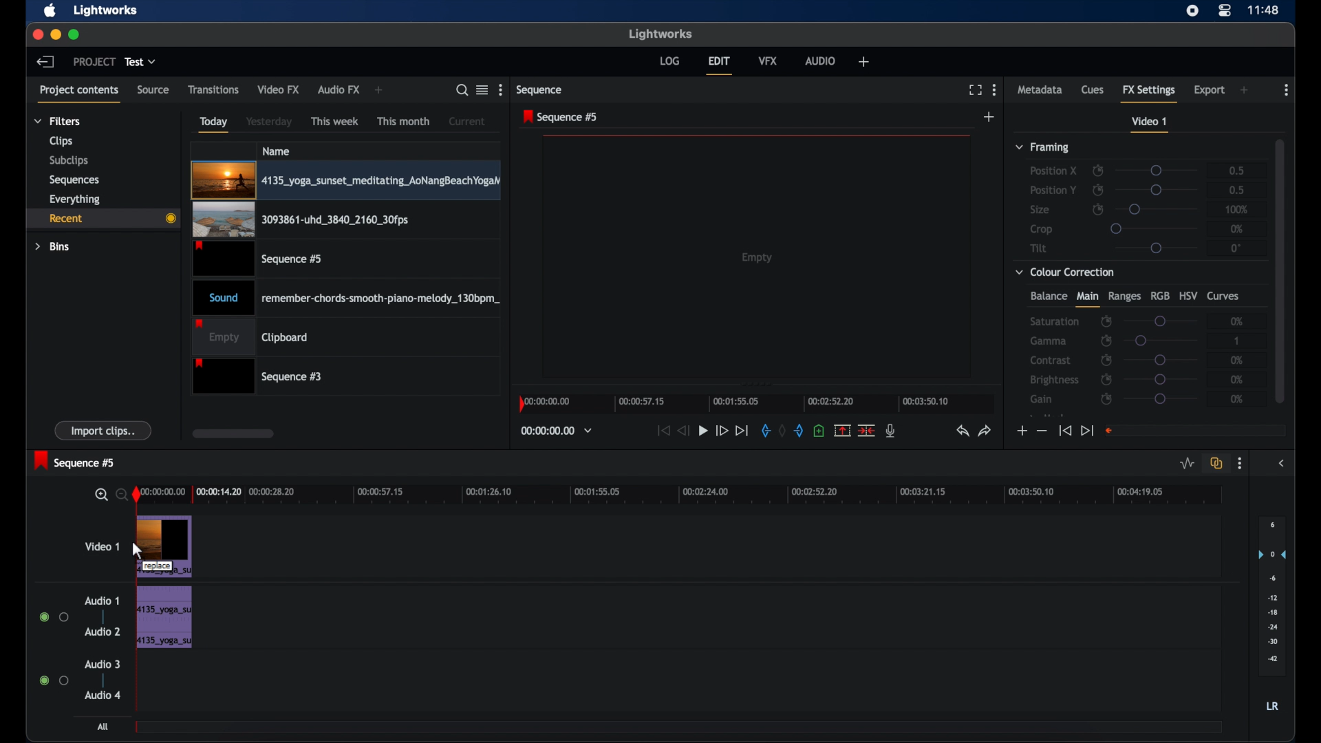  Describe the element at coordinates (1087, 430) in the screenshot. I see `jump to end` at that location.